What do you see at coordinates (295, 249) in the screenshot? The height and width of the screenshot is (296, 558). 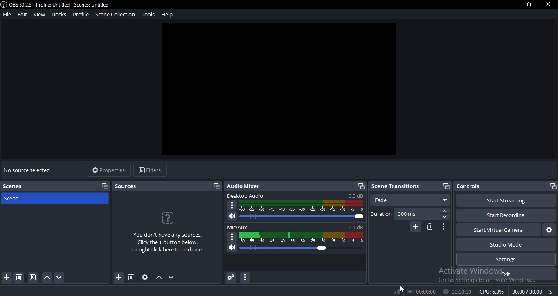 I see `slider` at bounding box center [295, 249].